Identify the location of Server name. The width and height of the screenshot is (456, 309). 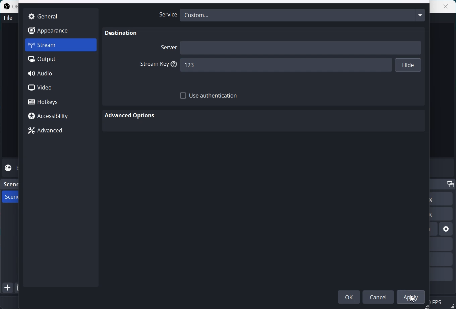
(301, 47).